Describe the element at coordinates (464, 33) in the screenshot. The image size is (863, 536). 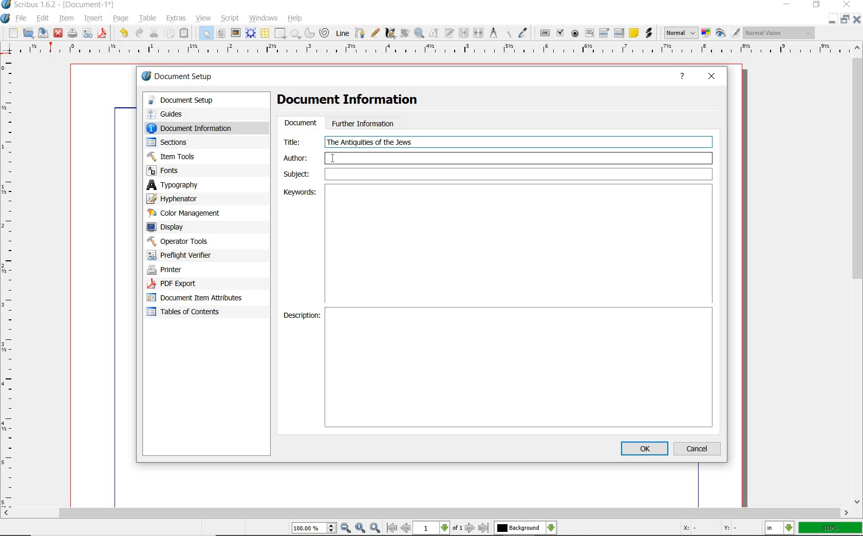
I see `link text frames` at that location.